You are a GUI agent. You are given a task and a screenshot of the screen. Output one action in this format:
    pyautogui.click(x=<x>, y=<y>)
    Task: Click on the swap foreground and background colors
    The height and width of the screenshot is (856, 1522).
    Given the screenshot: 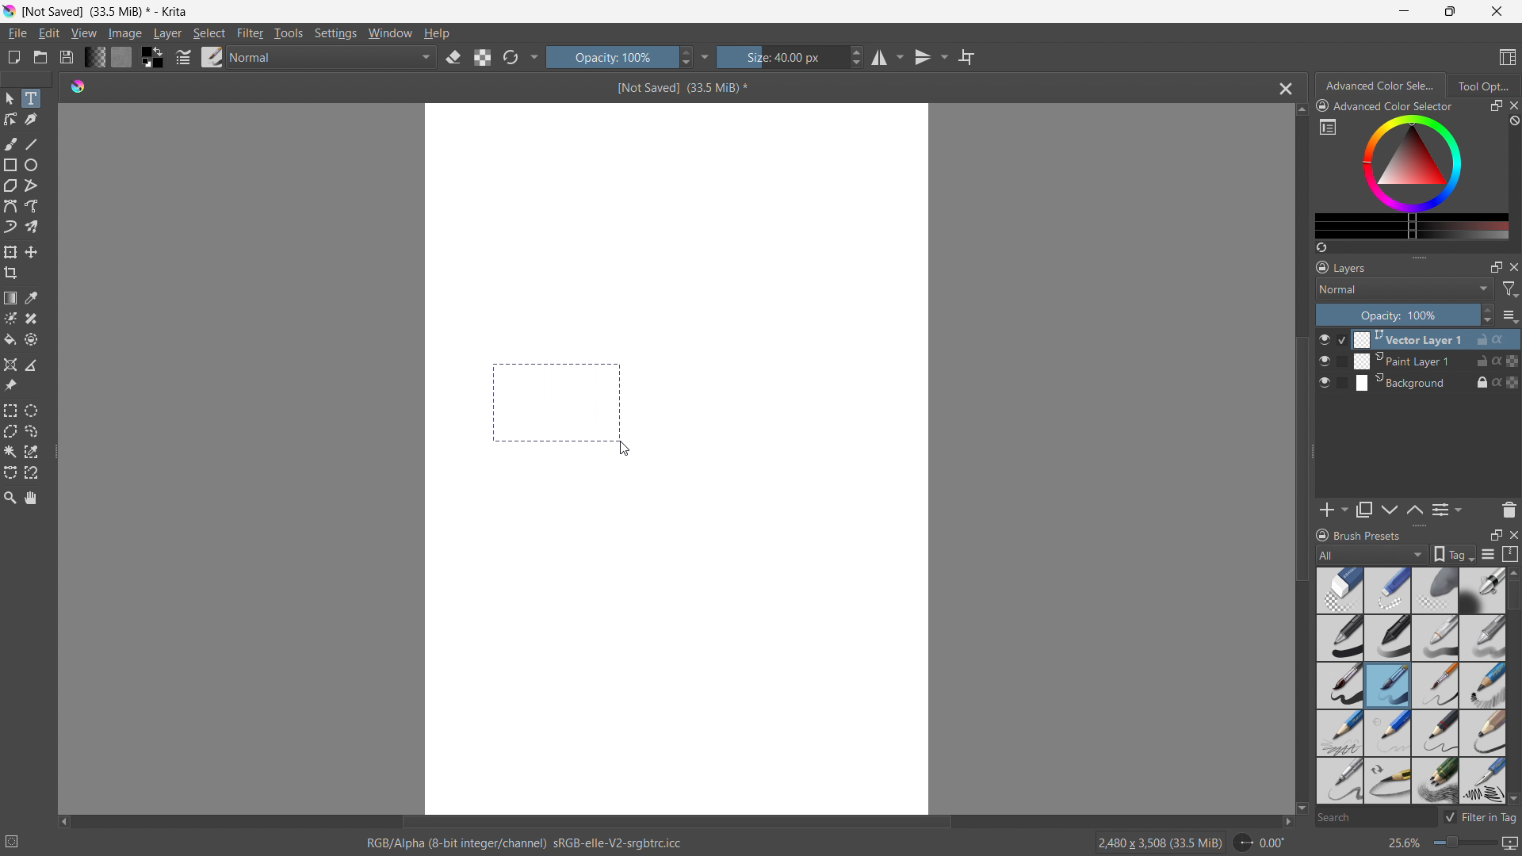 What is the action you would take?
    pyautogui.click(x=152, y=58)
    